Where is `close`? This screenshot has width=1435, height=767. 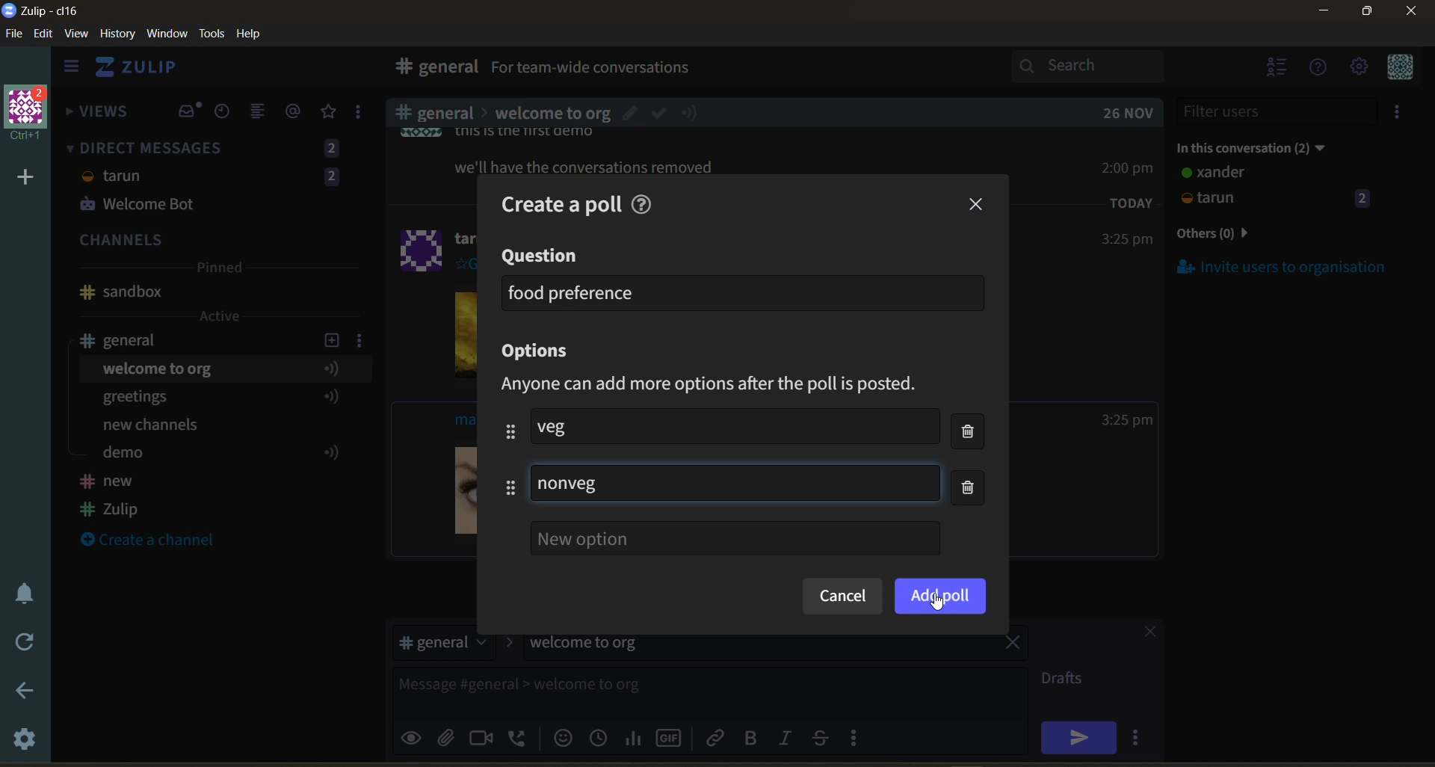 close is located at coordinates (1143, 634).